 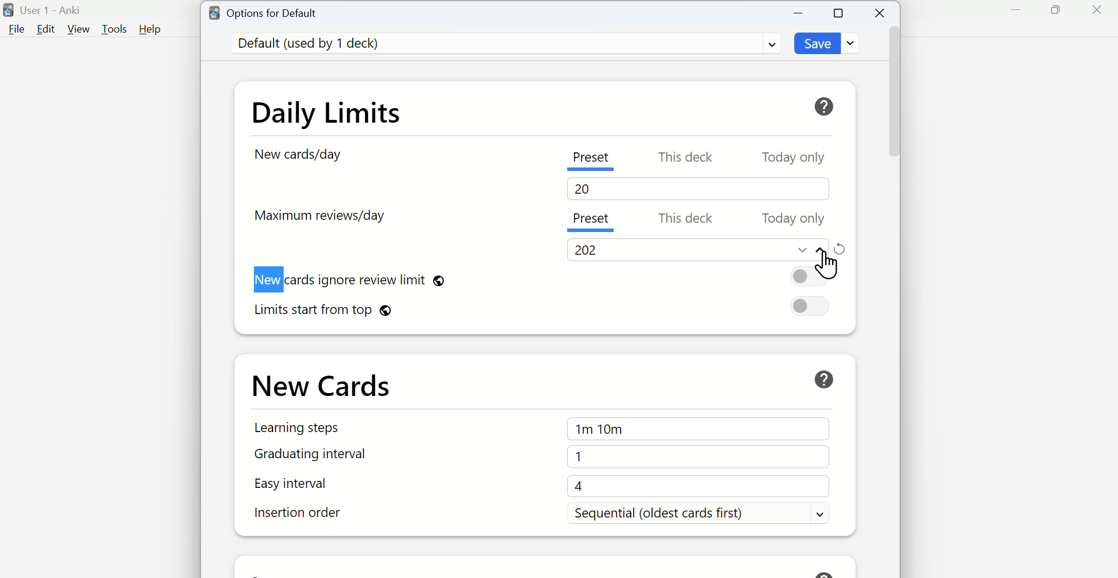 I want to click on 202, so click(x=585, y=250).